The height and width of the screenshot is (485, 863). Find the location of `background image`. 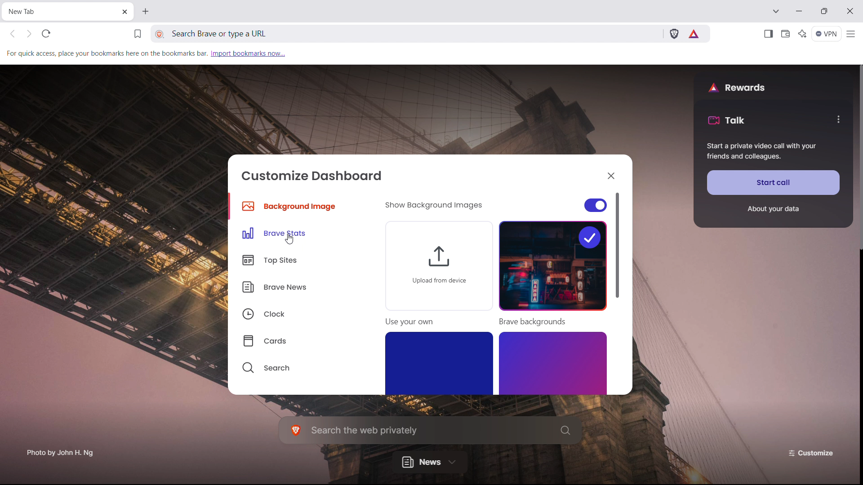

background image is located at coordinates (301, 207).